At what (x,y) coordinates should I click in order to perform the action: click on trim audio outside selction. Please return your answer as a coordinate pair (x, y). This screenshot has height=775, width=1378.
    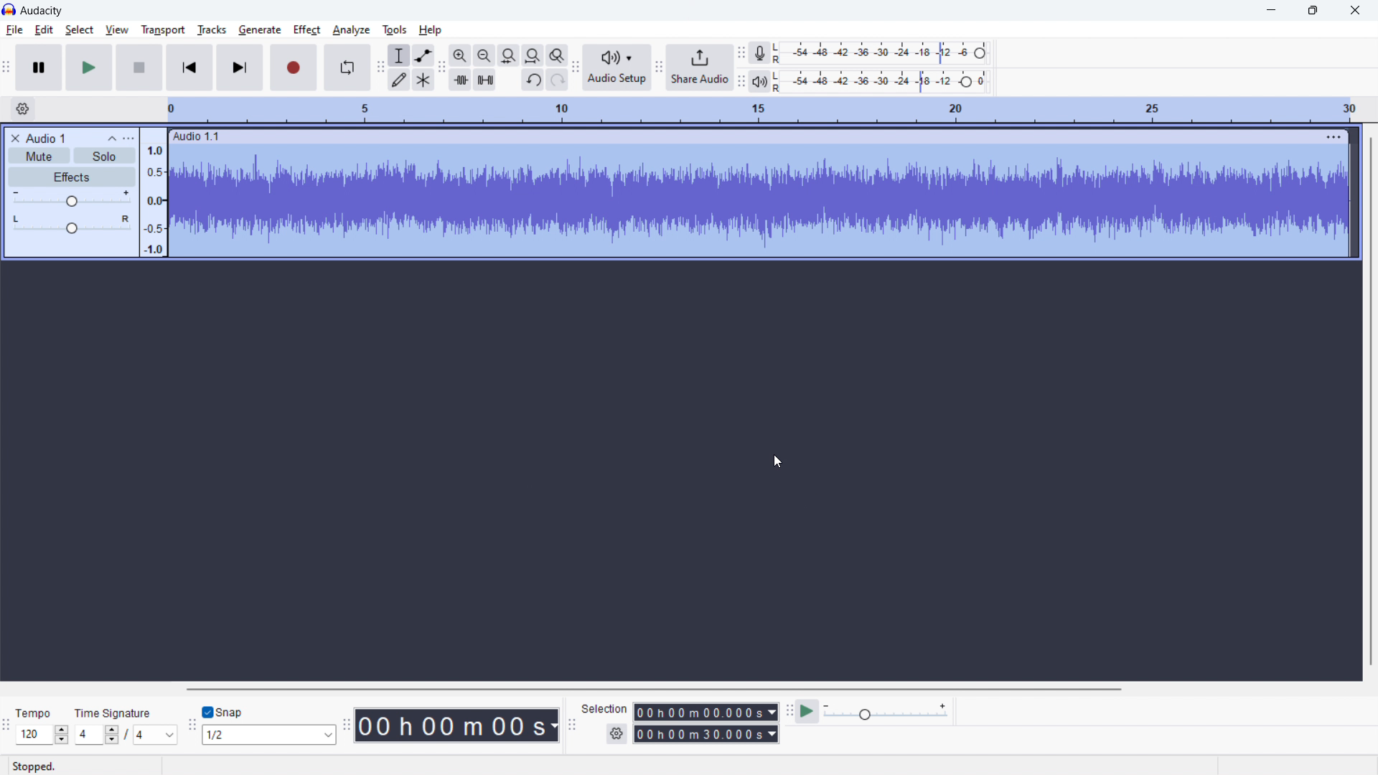
    Looking at the image, I should click on (461, 79).